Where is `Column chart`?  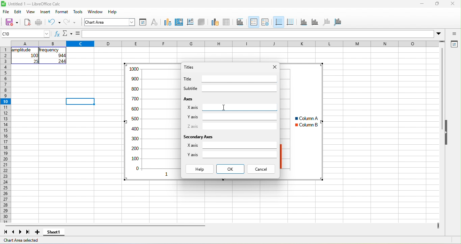 Column chart is located at coordinates (302, 121).